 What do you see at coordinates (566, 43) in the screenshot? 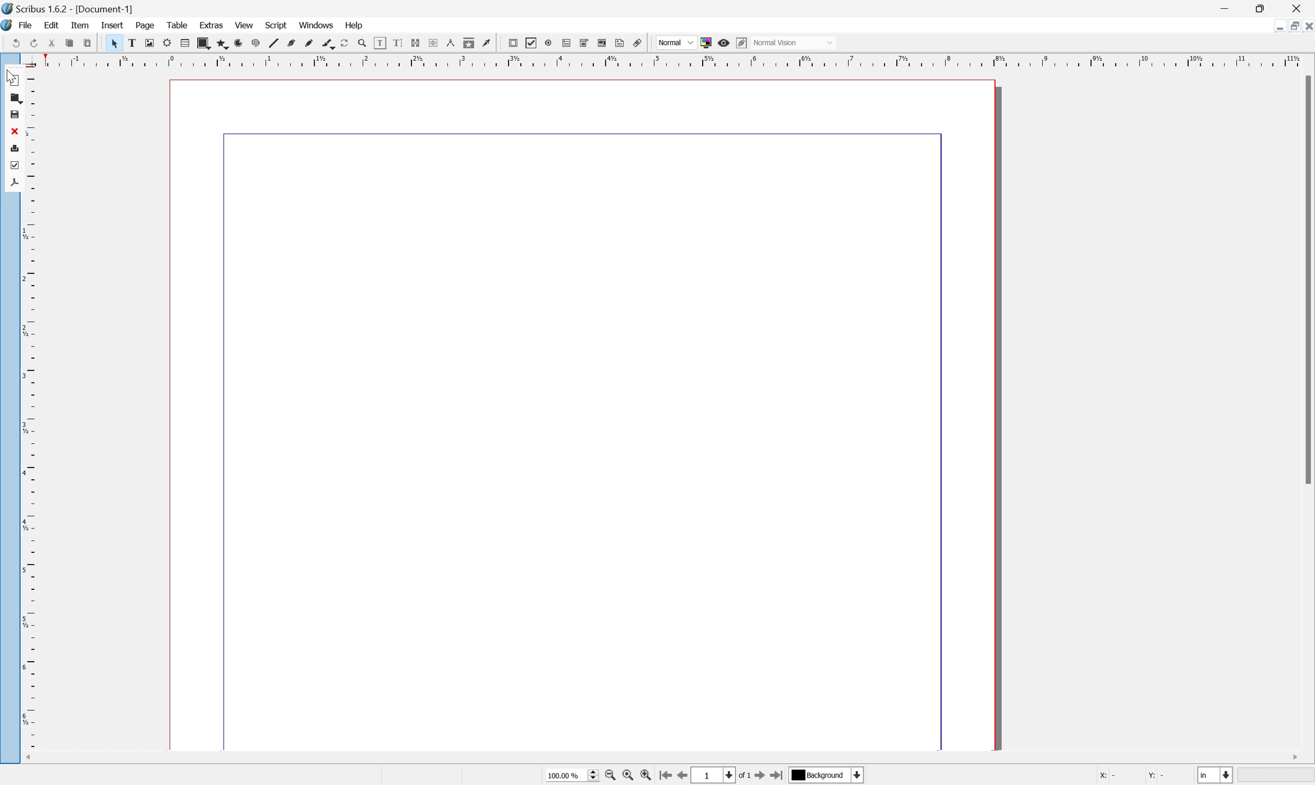
I see `unlink text frames` at bounding box center [566, 43].